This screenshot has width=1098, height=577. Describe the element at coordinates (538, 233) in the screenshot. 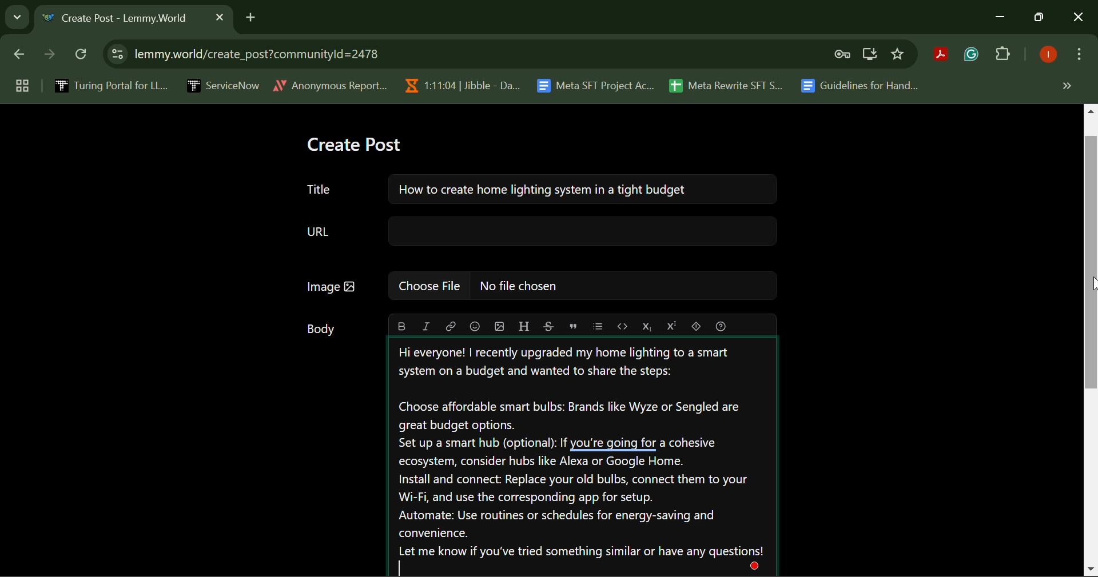

I see `URL Text Box` at that location.